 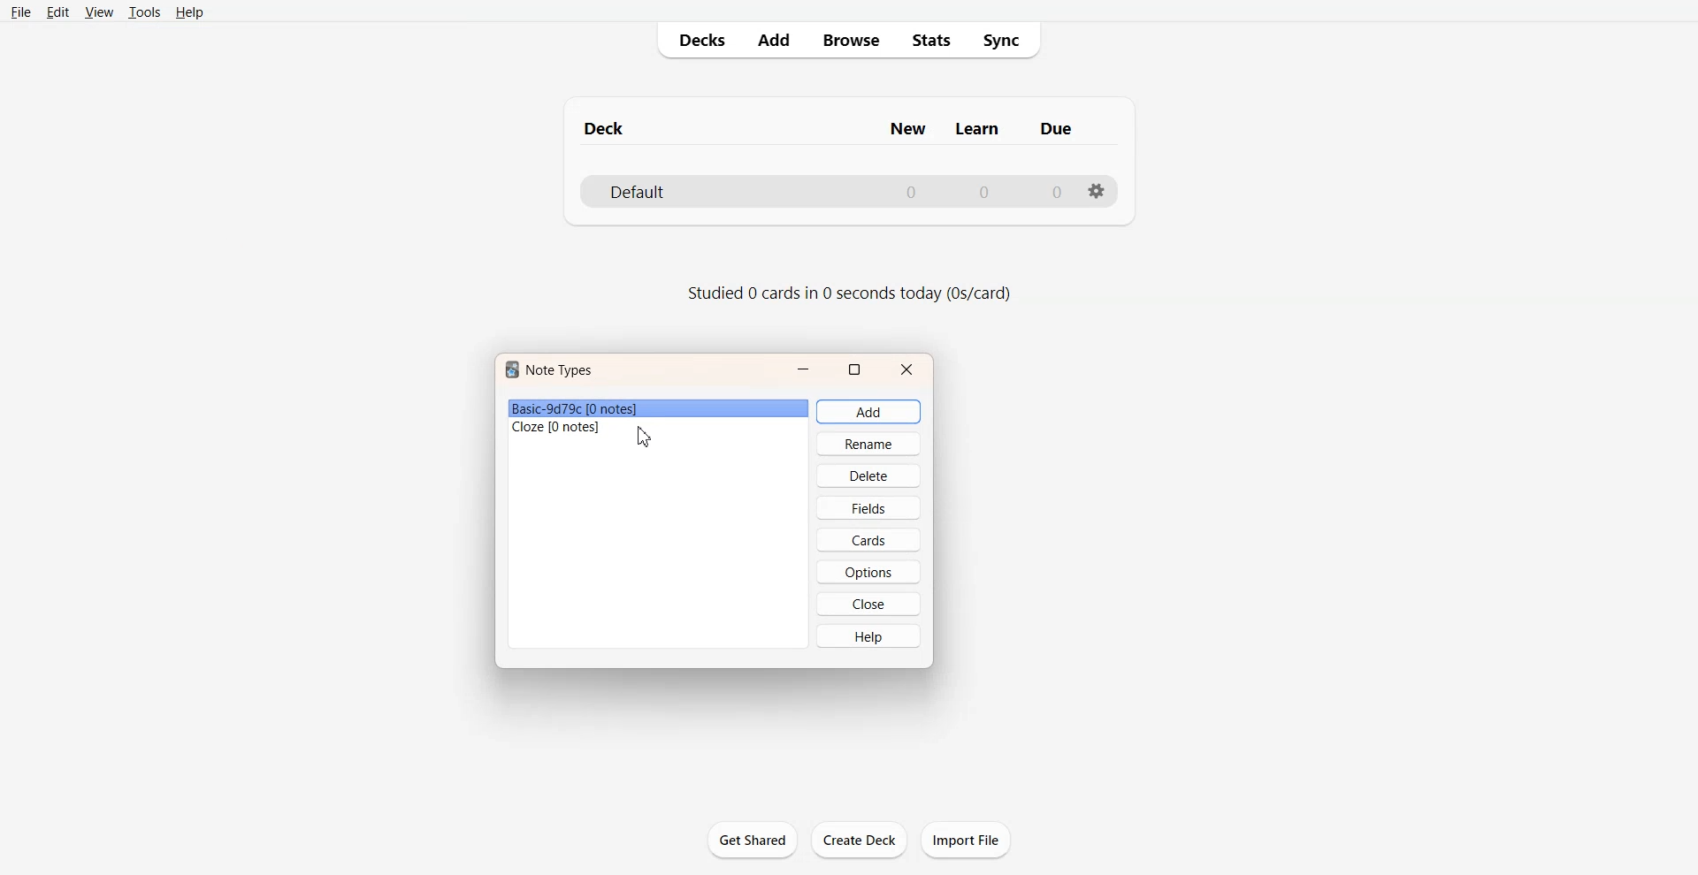 What do you see at coordinates (549, 369) in the screenshot?
I see `Text` at bounding box center [549, 369].